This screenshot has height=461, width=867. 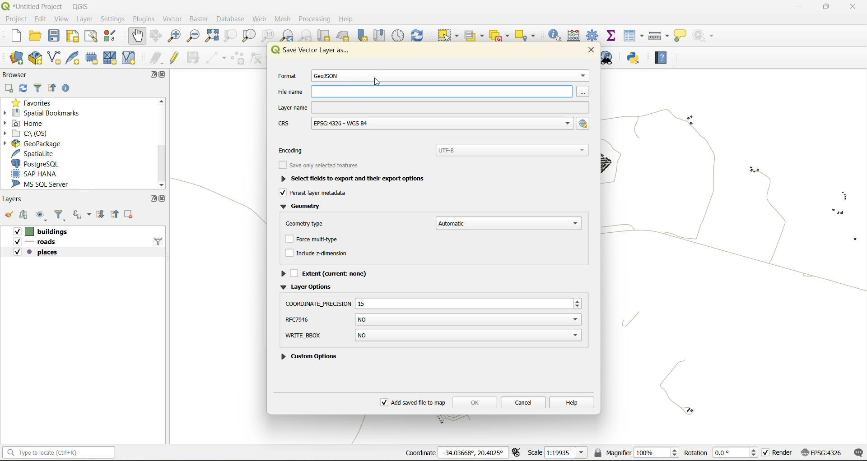 What do you see at coordinates (721, 453) in the screenshot?
I see `rotation` at bounding box center [721, 453].